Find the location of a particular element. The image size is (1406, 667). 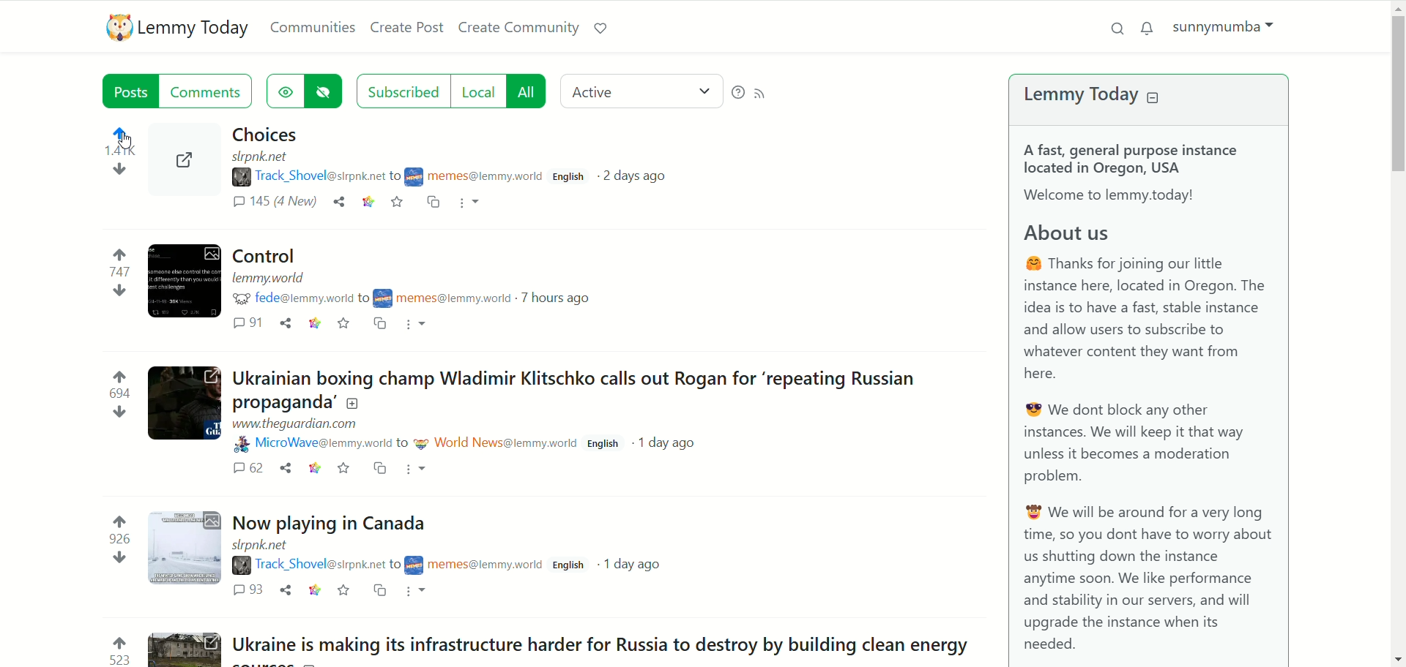

more is located at coordinates (472, 204).